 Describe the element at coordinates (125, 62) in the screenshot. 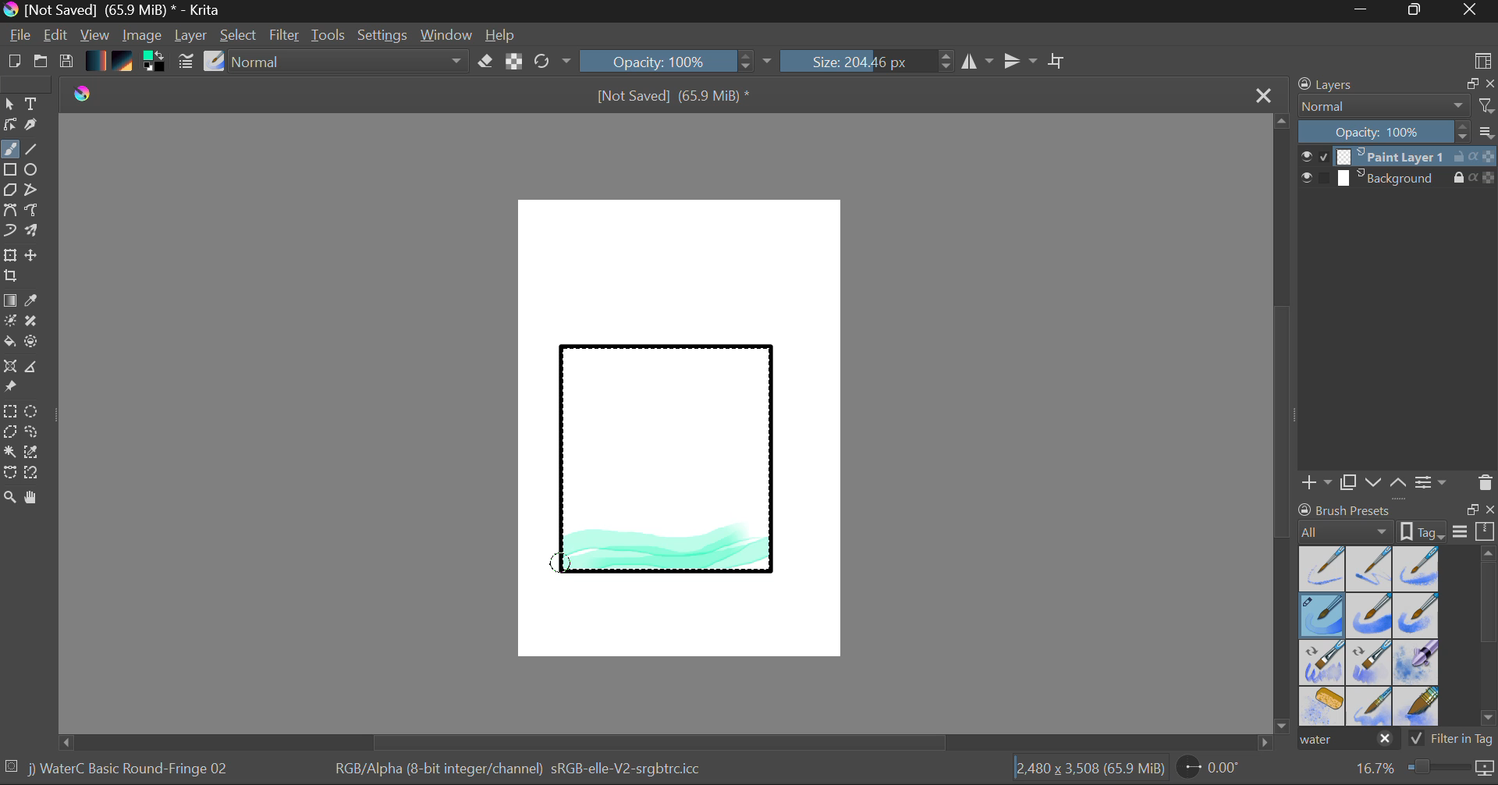

I see `Pattern` at that location.